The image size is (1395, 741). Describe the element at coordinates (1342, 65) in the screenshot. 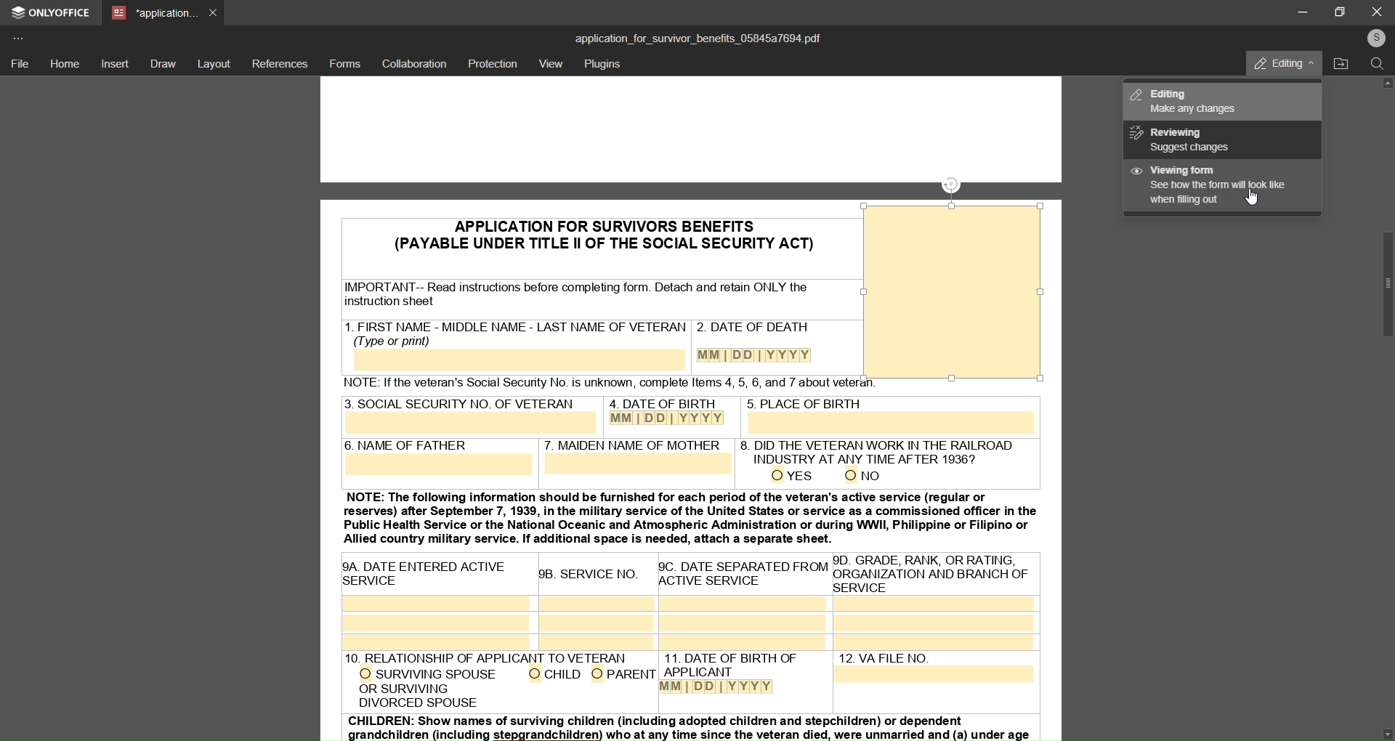

I see `open file` at that location.